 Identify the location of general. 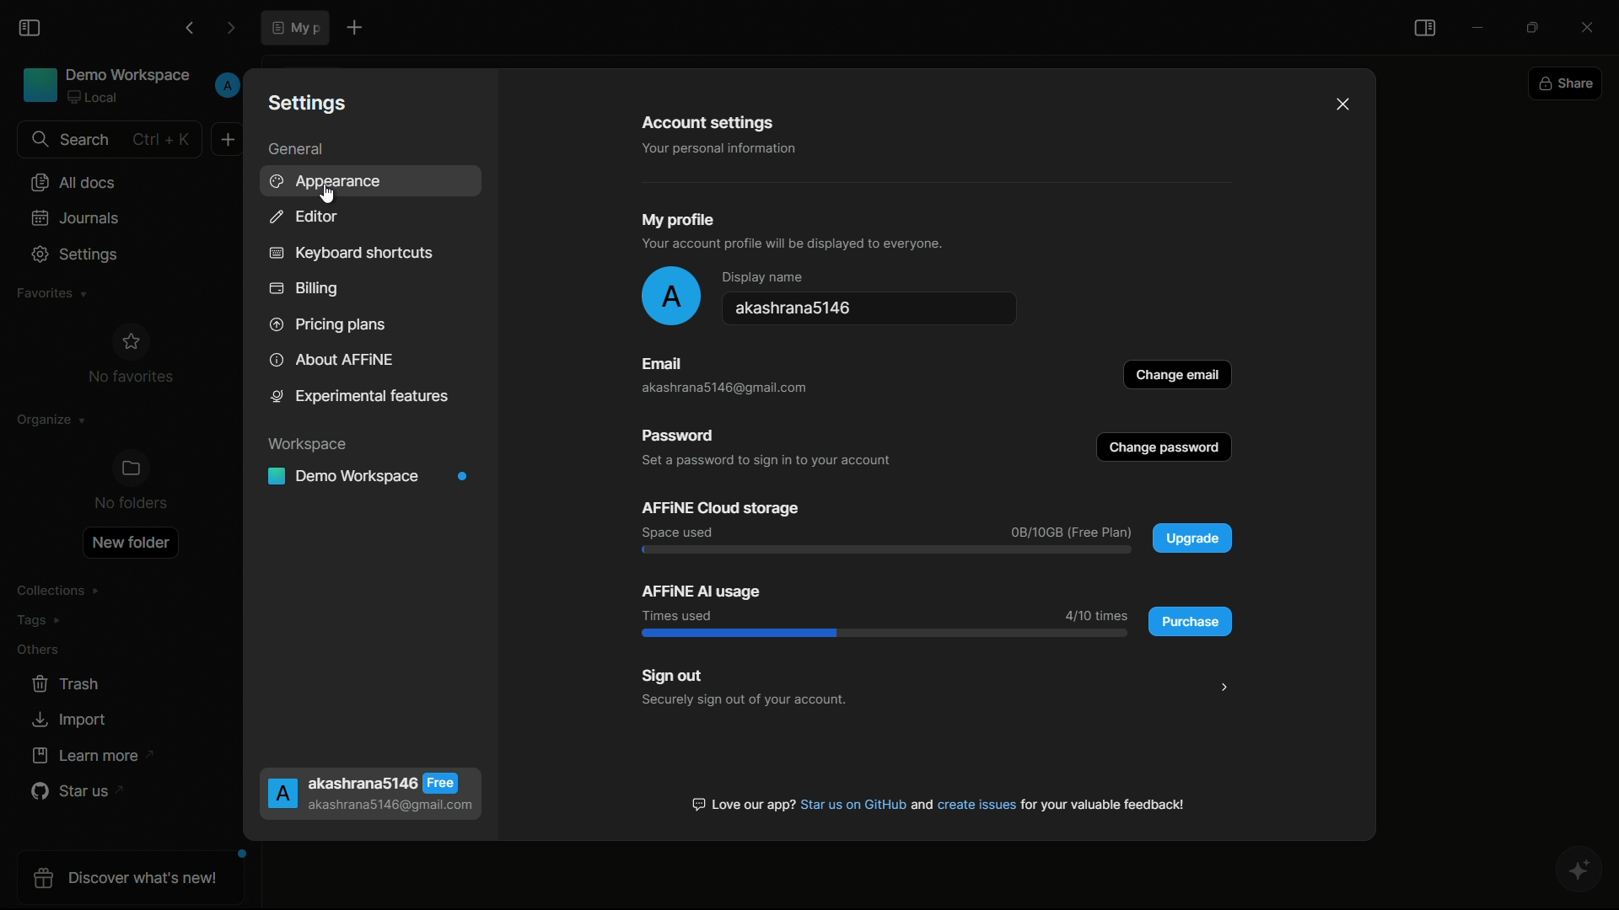
(295, 150).